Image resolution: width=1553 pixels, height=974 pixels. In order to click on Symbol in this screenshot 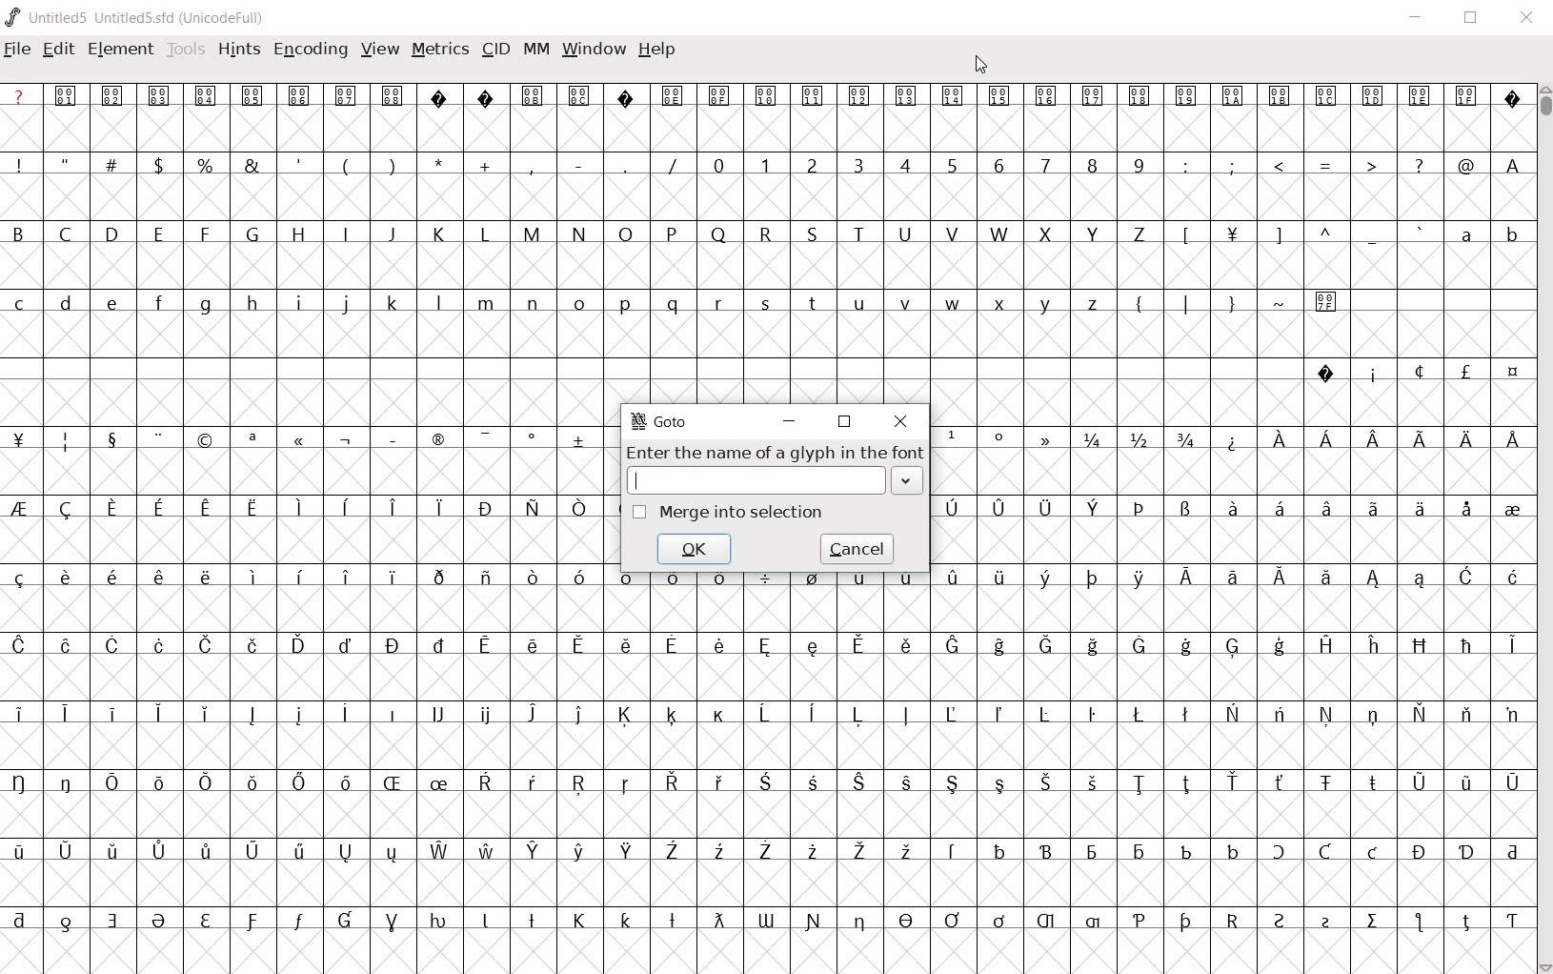, I will do `click(716, 921)`.